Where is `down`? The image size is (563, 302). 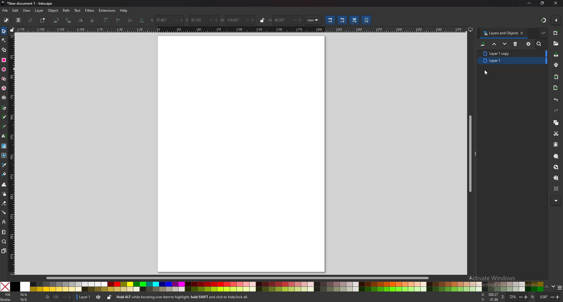 down is located at coordinates (553, 286).